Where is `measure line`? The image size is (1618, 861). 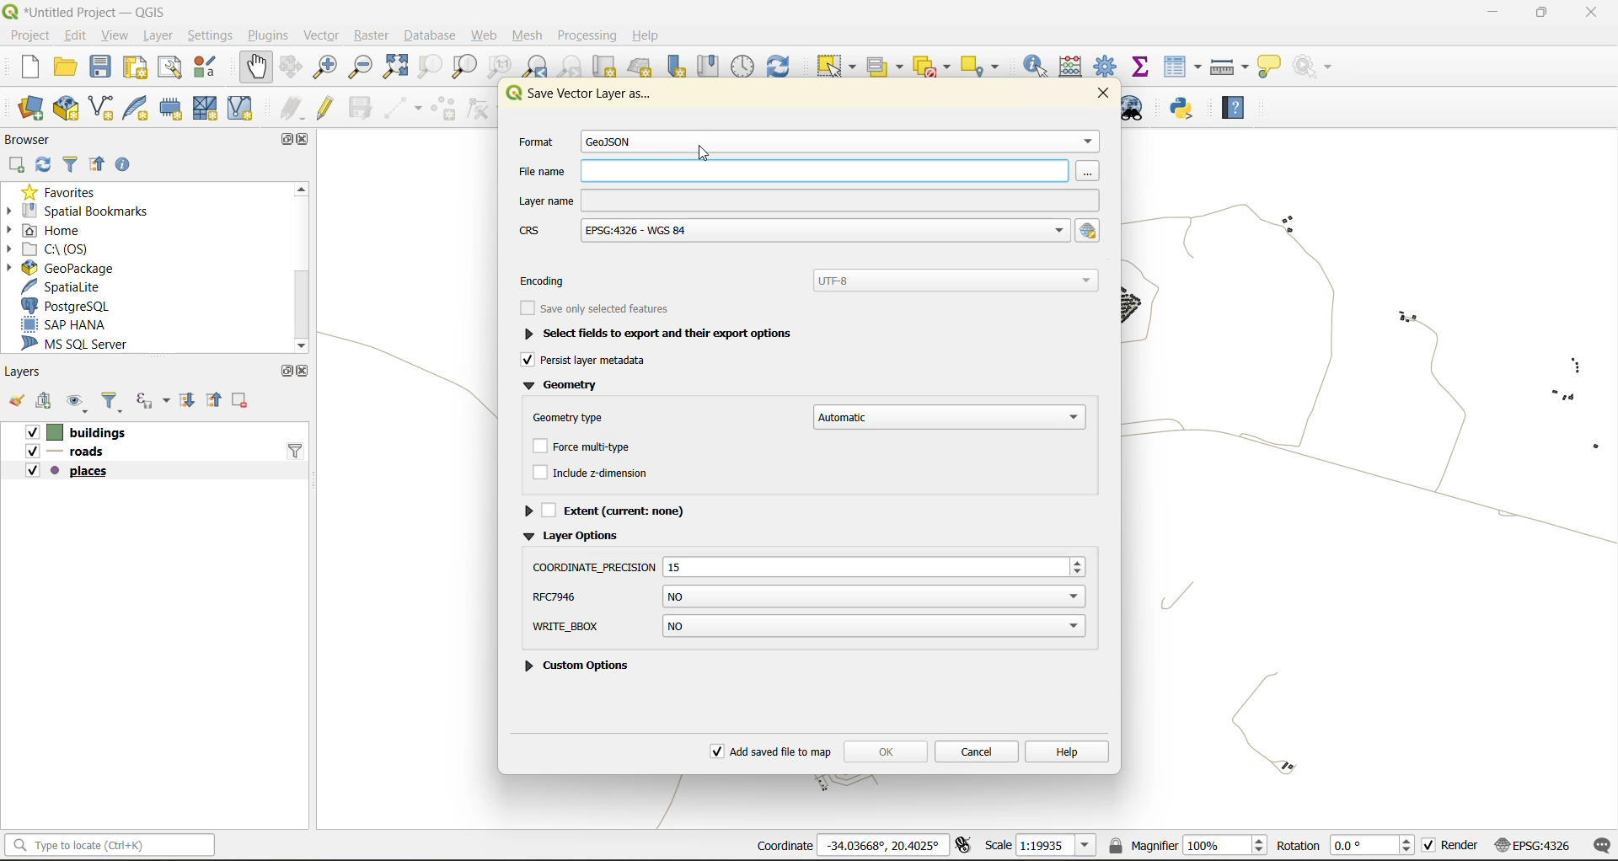 measure line is located at coordinates (1228, 66).